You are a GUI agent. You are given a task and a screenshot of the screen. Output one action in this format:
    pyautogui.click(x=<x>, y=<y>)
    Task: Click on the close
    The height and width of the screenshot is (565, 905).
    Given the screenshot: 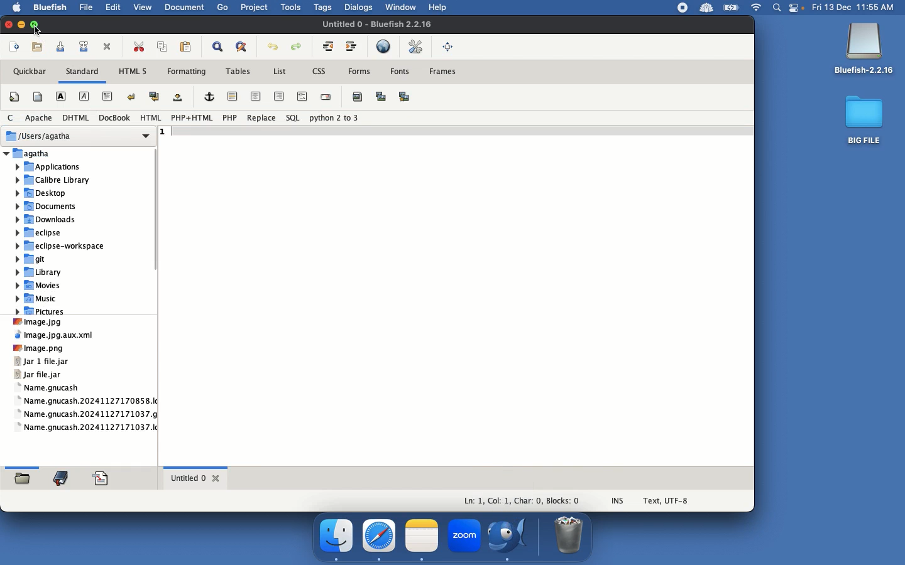 What is the action you would take?
    pyautogui.click(x=7, y=25)
    